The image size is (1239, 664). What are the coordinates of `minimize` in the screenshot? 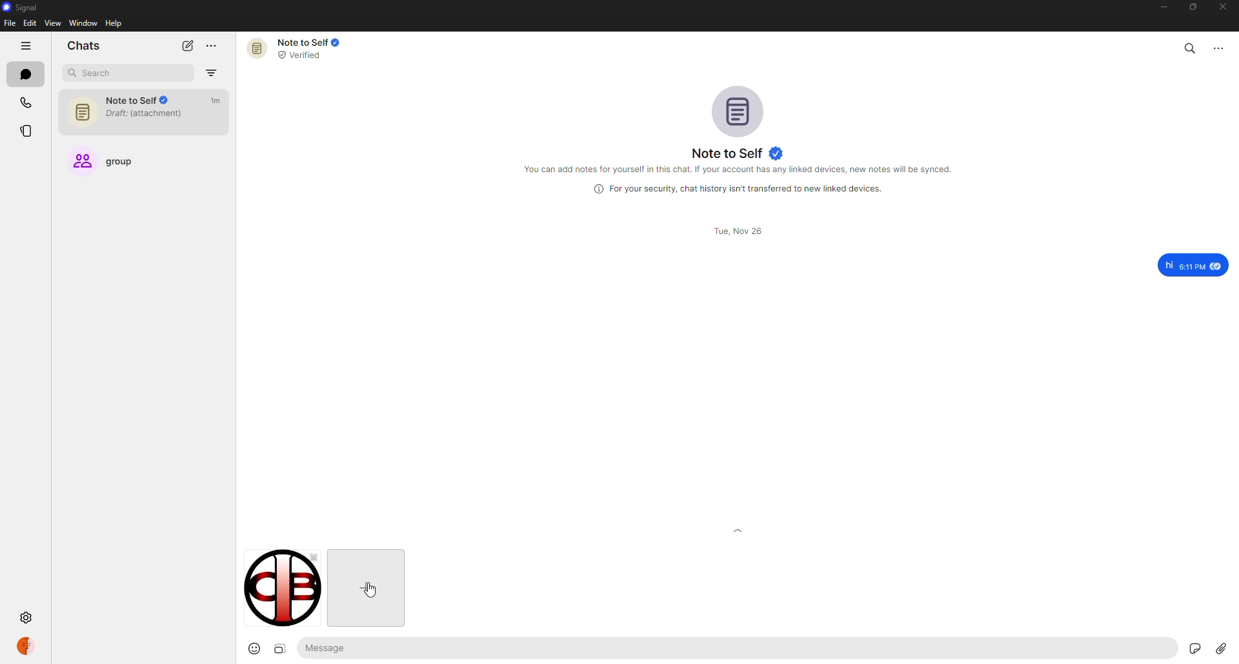 It's located at (1158, 7).